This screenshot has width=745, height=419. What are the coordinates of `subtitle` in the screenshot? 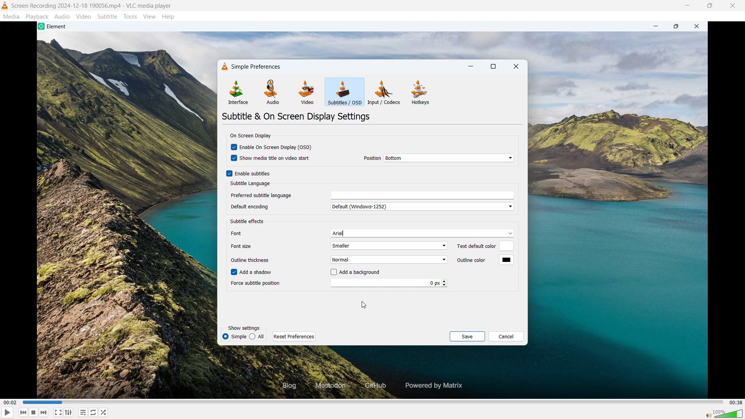 It's located at (107, 16).